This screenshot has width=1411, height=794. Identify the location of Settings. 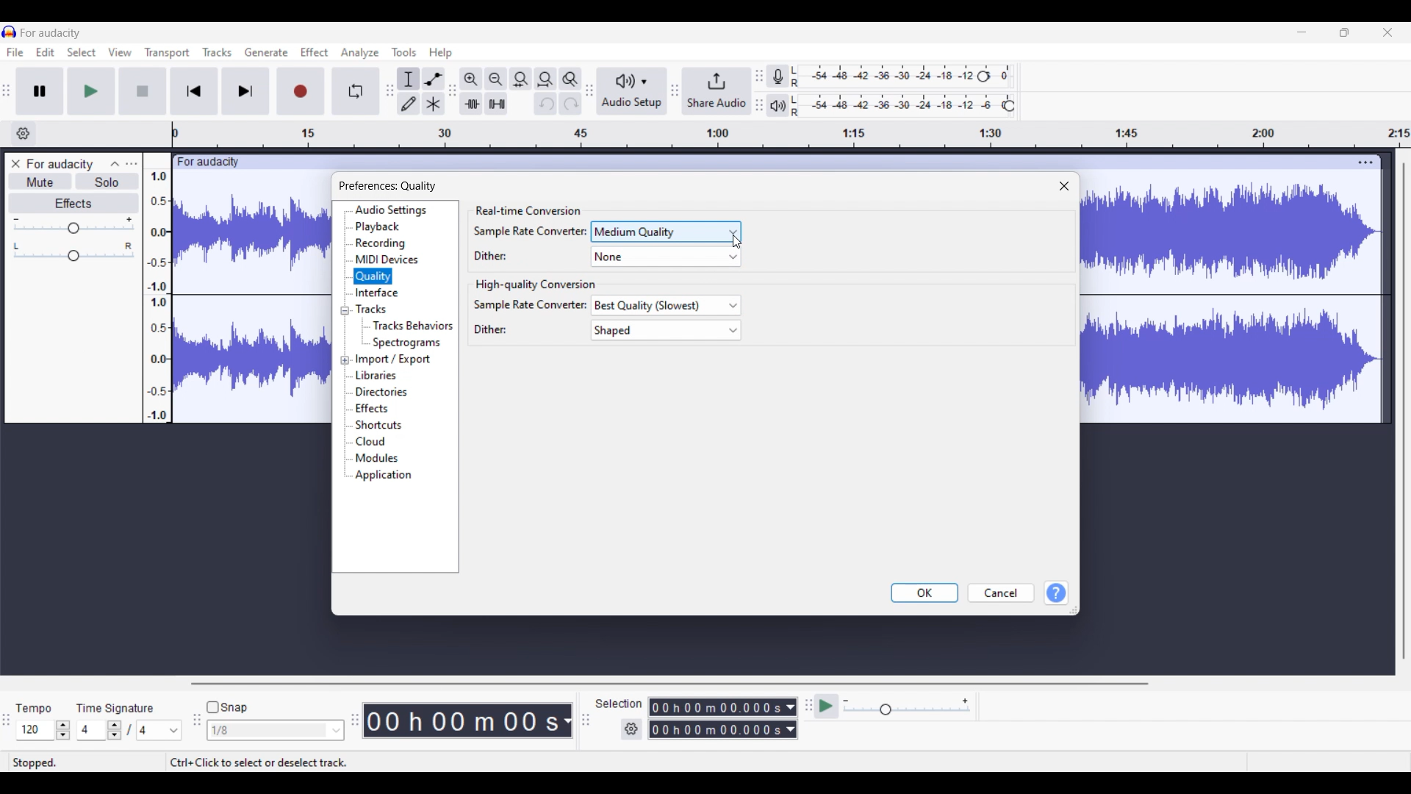
(631, 729).